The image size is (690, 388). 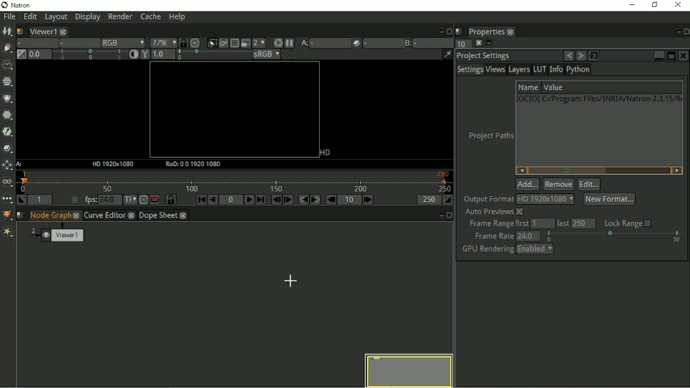 I want to click on Preview, so click(x=409, y=370).